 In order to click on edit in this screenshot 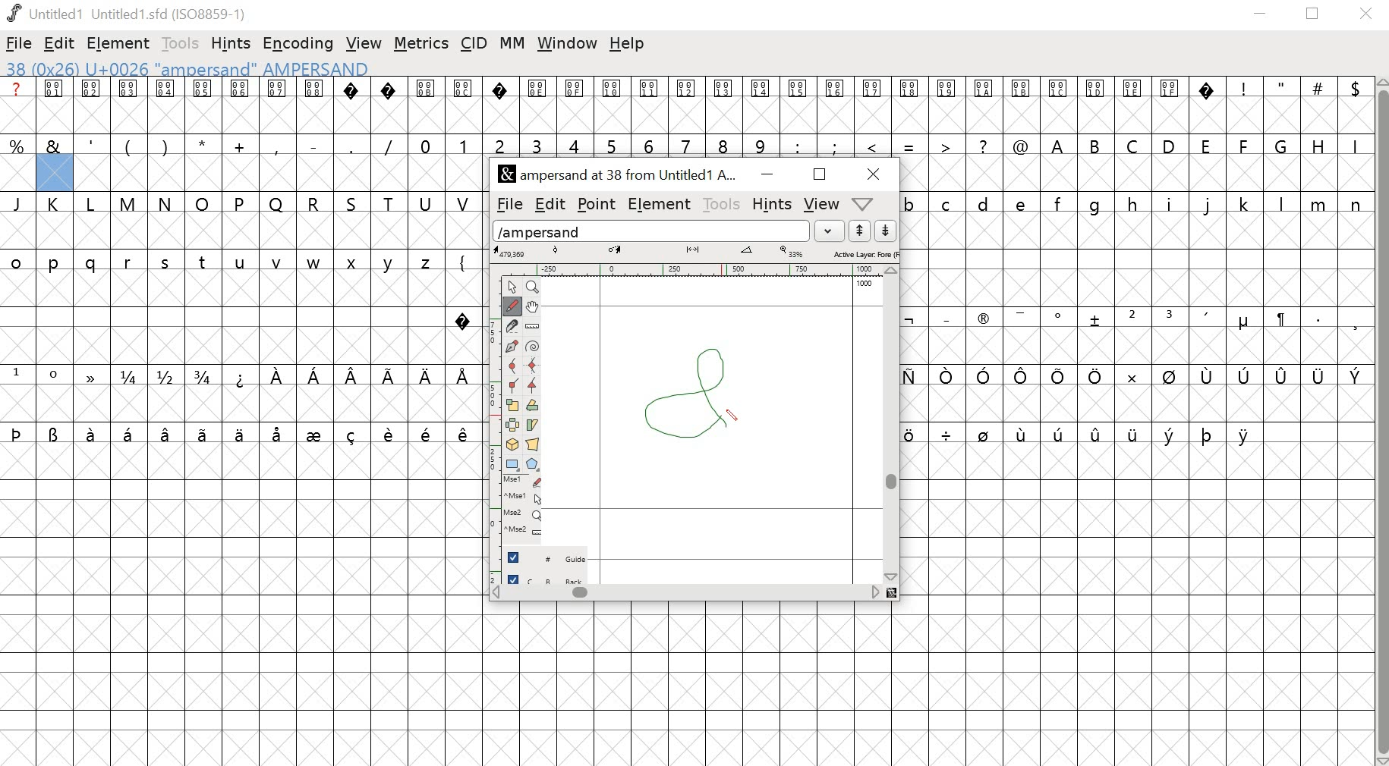, I will do `click(60, 45)`.